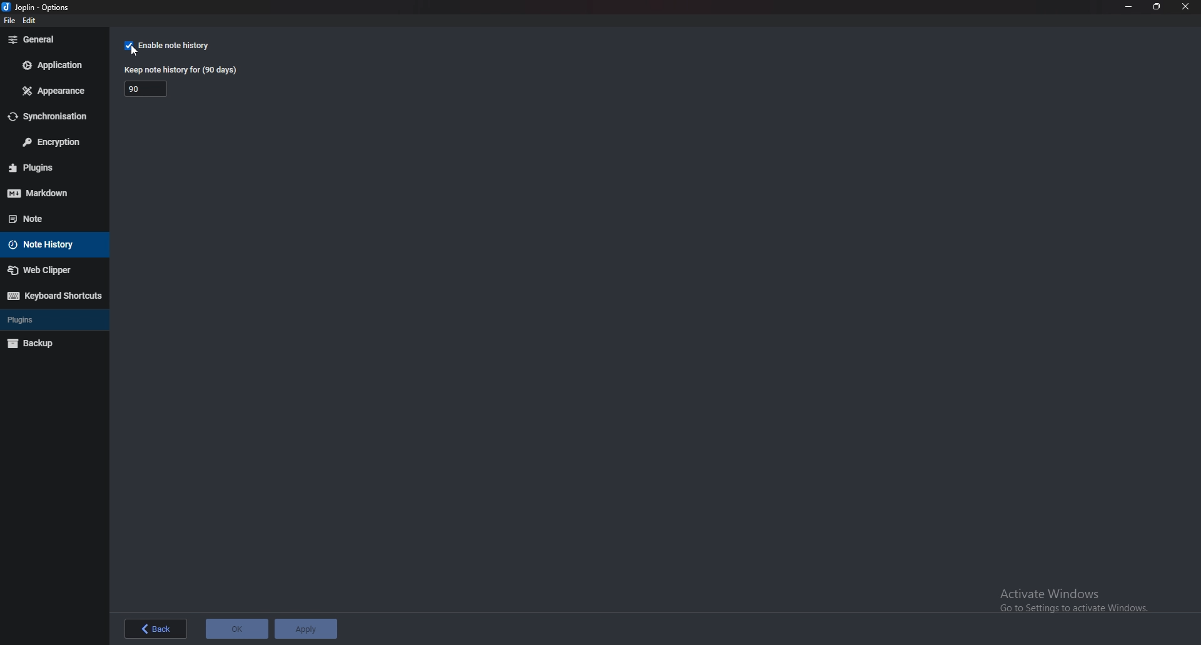  What do you see at coordinates (53, 271) in the screenshot?
I see `Web Clipper` at bounding box center [53, 271].